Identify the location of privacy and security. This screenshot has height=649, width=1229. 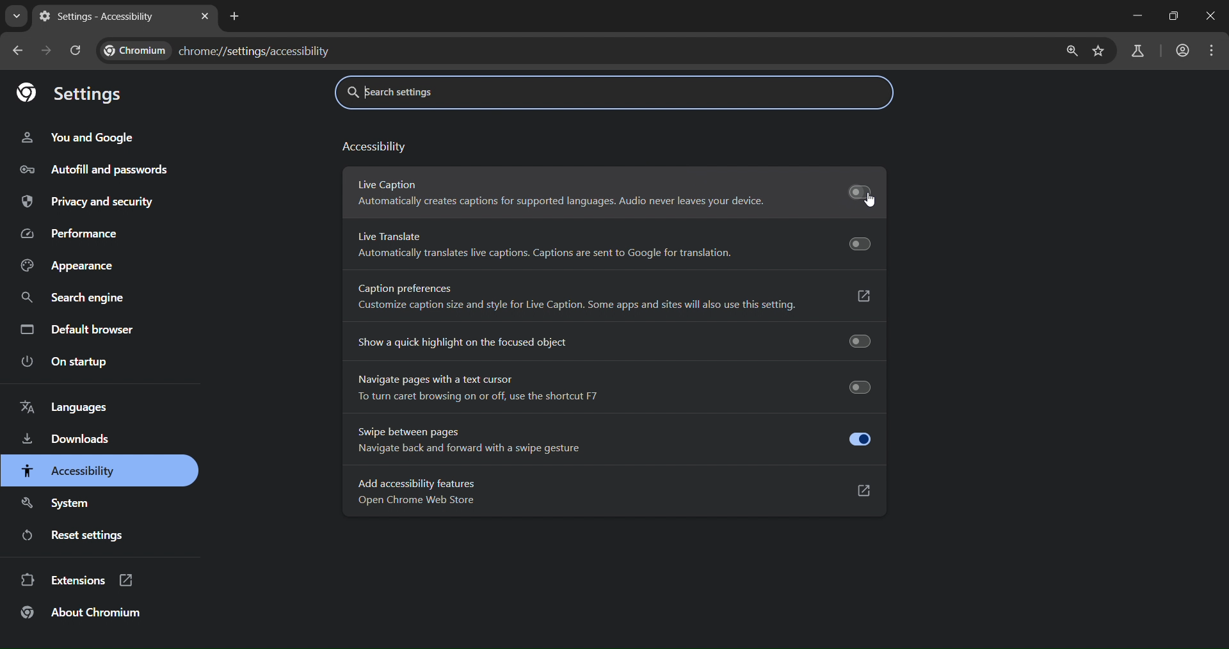
(86, 202).